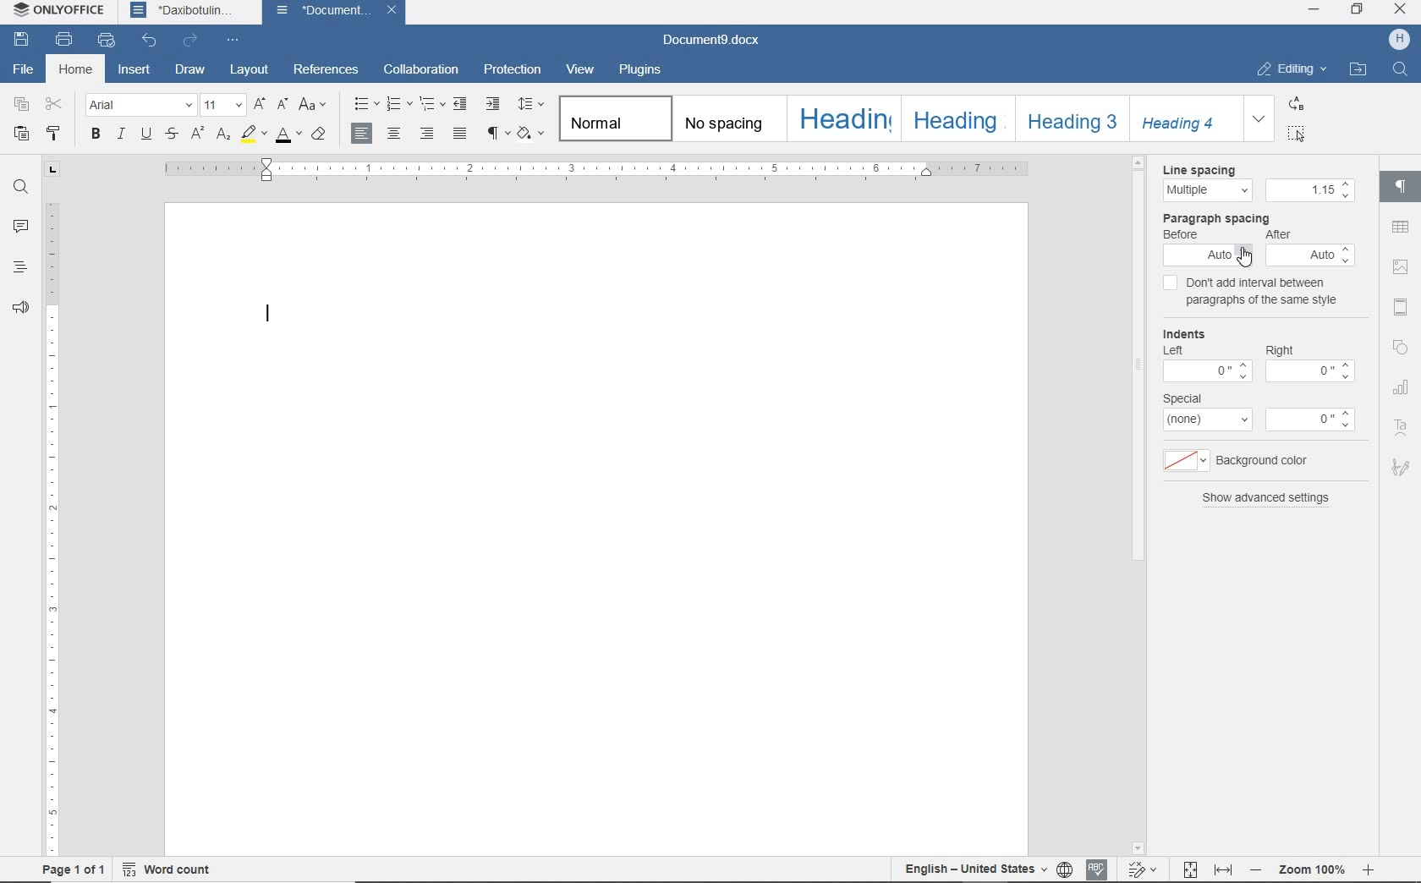 The width and height of the screenshot is (1421, 883). Describe the element at coordinates (20, 310) in the screenshot. I see `feedback & support` at that location.